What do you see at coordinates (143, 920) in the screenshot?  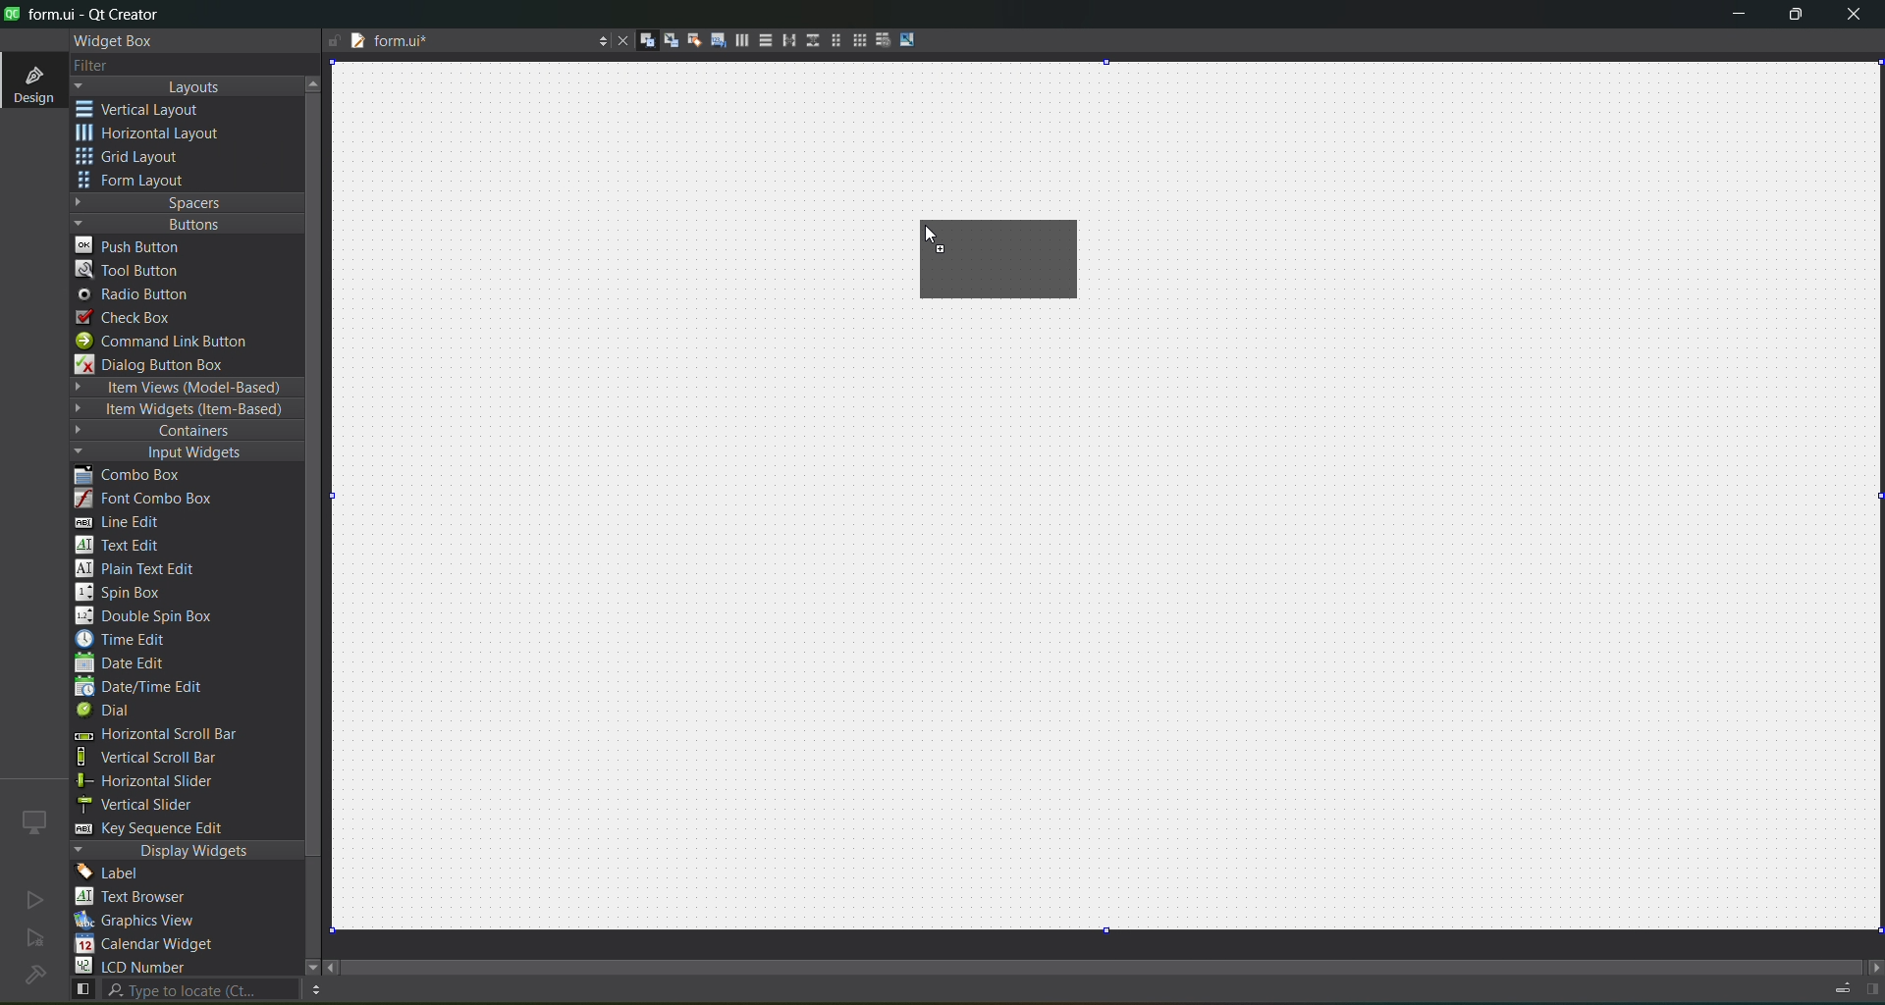 I see `graphics` at bounding box center [143, 920].